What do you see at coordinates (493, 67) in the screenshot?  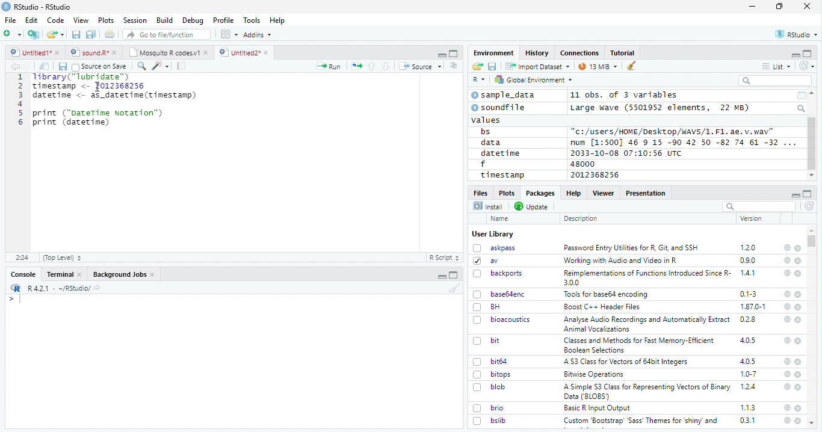 I see `Save` at bounding box center [493, 67].